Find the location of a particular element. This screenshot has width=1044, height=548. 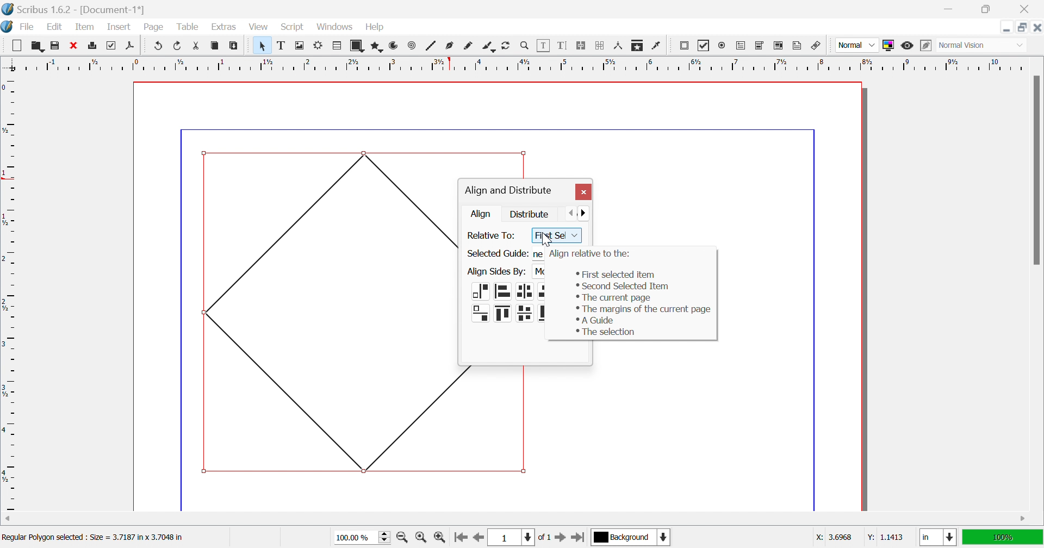

First selected item is located at coordinates (613, 273).